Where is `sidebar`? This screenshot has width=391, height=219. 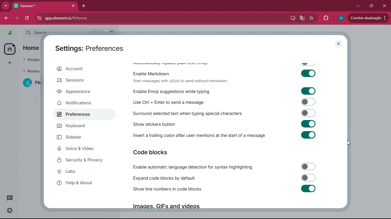 sidebar is located at coordinates (84, 137).